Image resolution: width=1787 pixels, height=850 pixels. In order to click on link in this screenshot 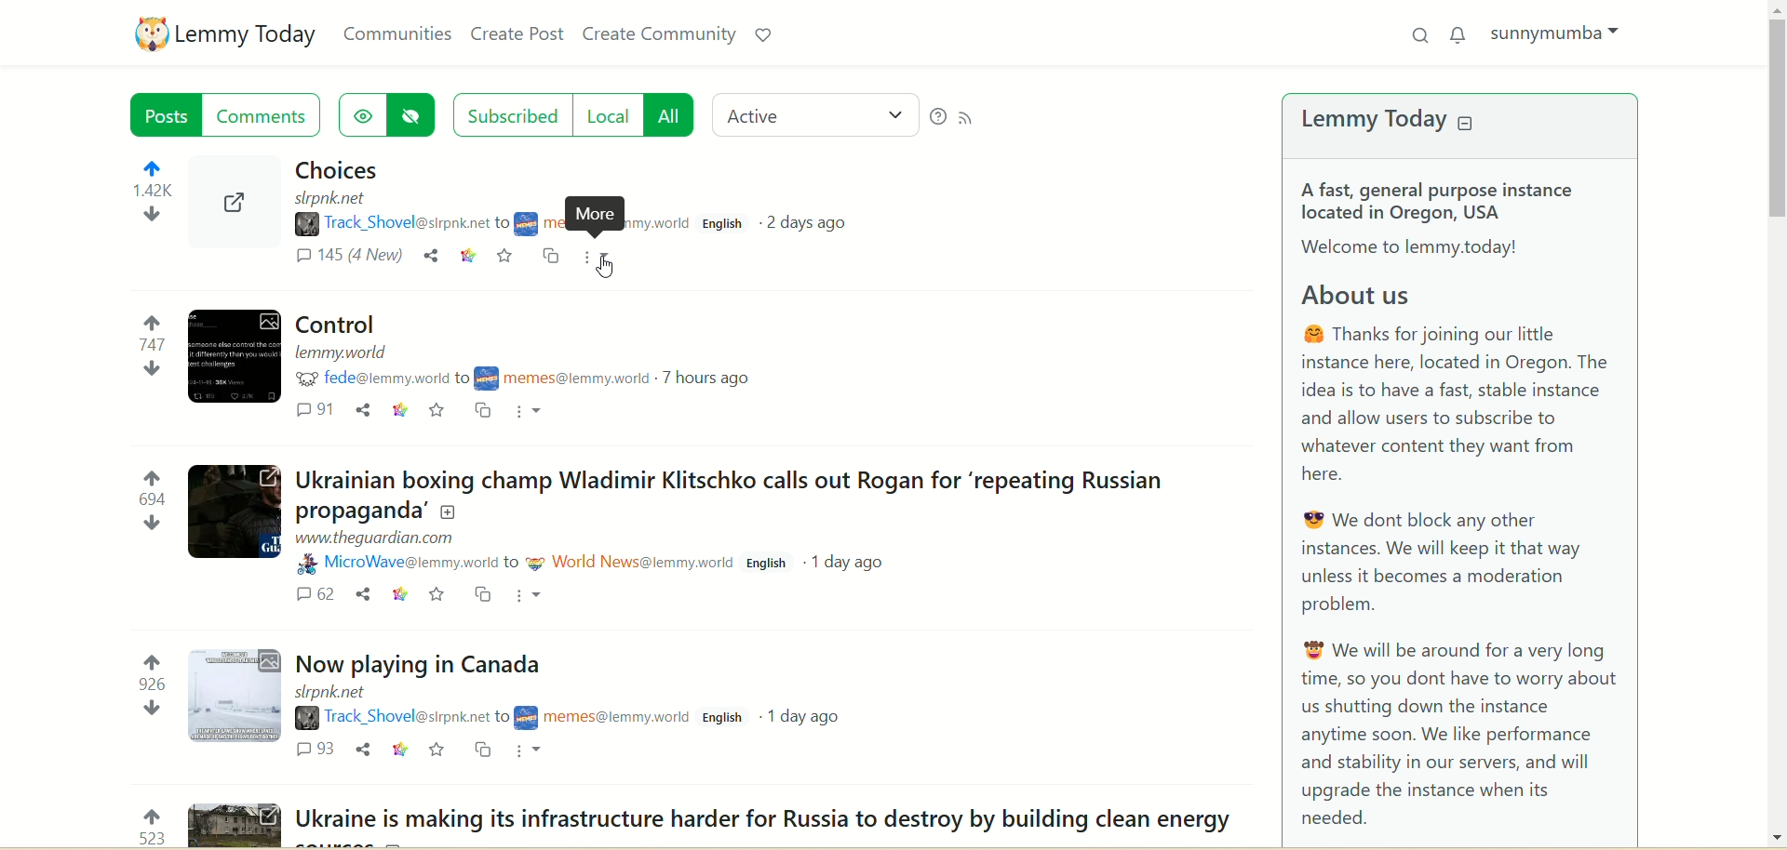, I will do `click(396, 593)`.